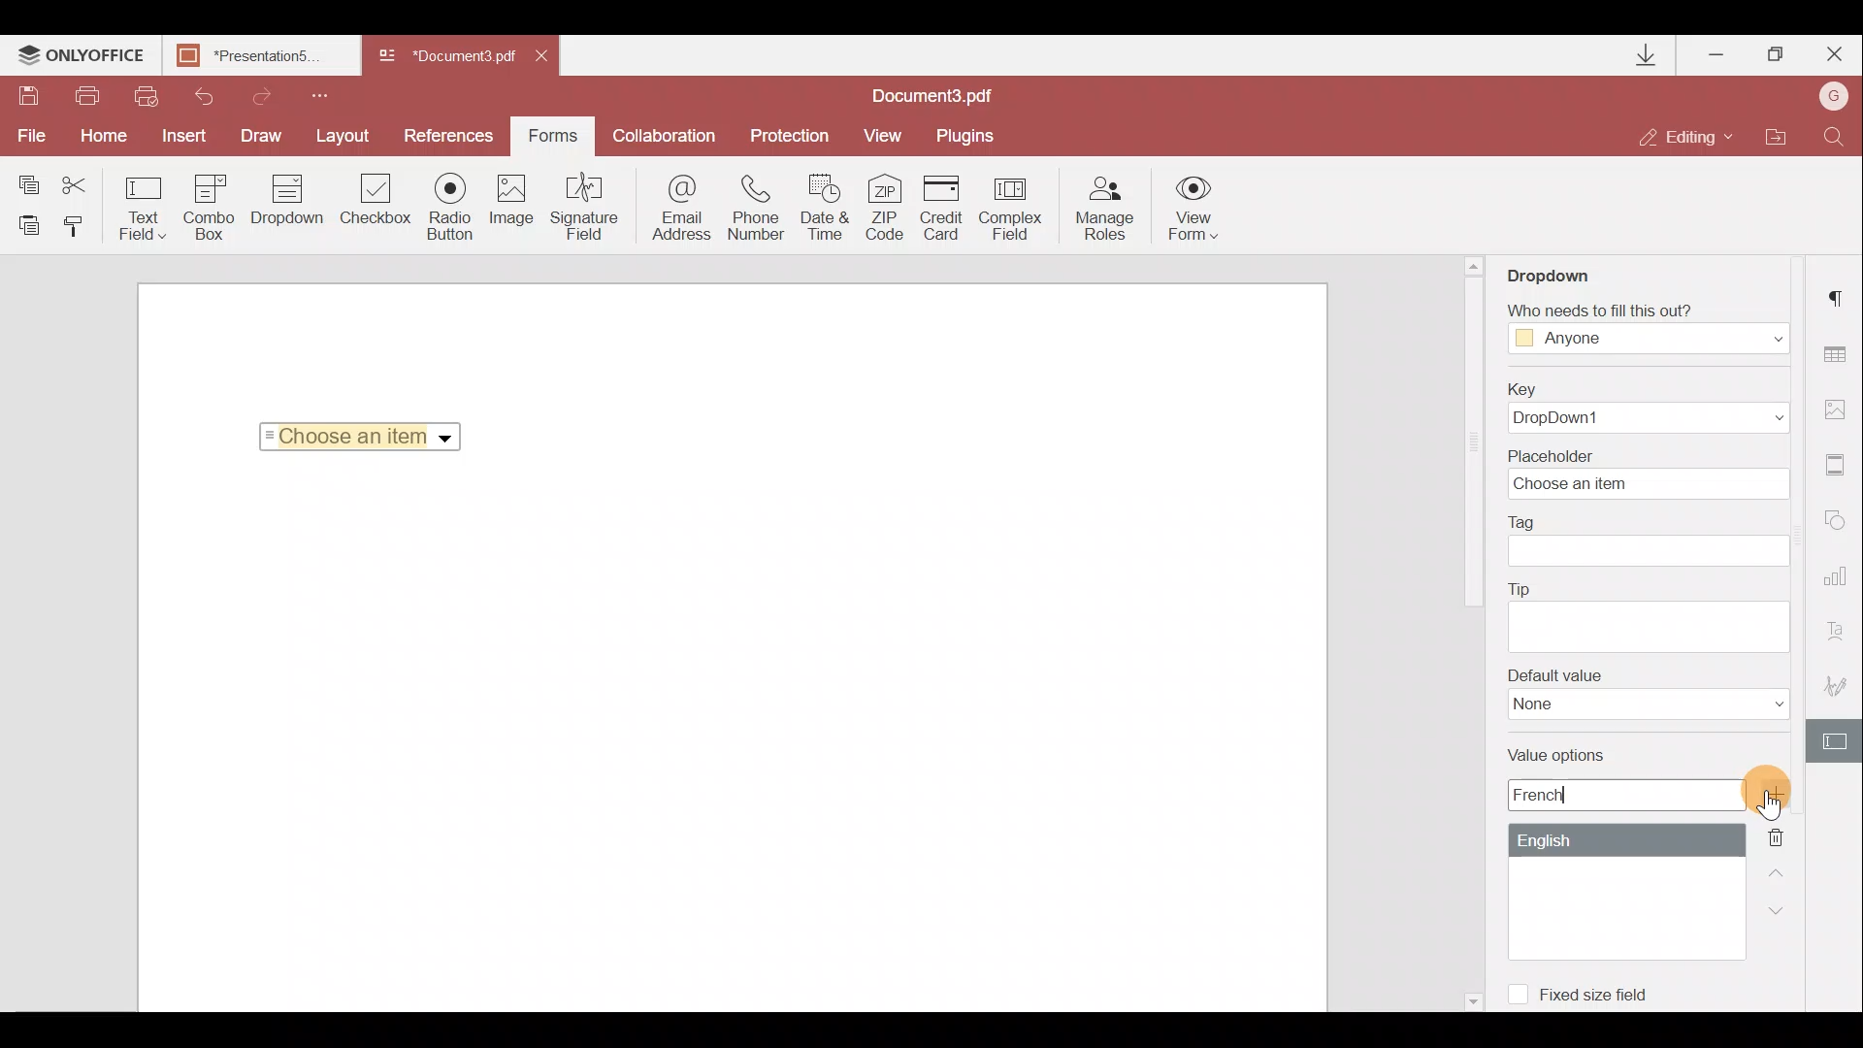 Image resolution: width=1863 pixels, height=1048 pixels. Describe the element at coordinates (947, 205) in the screenshot. I see `Credit card` at that location.